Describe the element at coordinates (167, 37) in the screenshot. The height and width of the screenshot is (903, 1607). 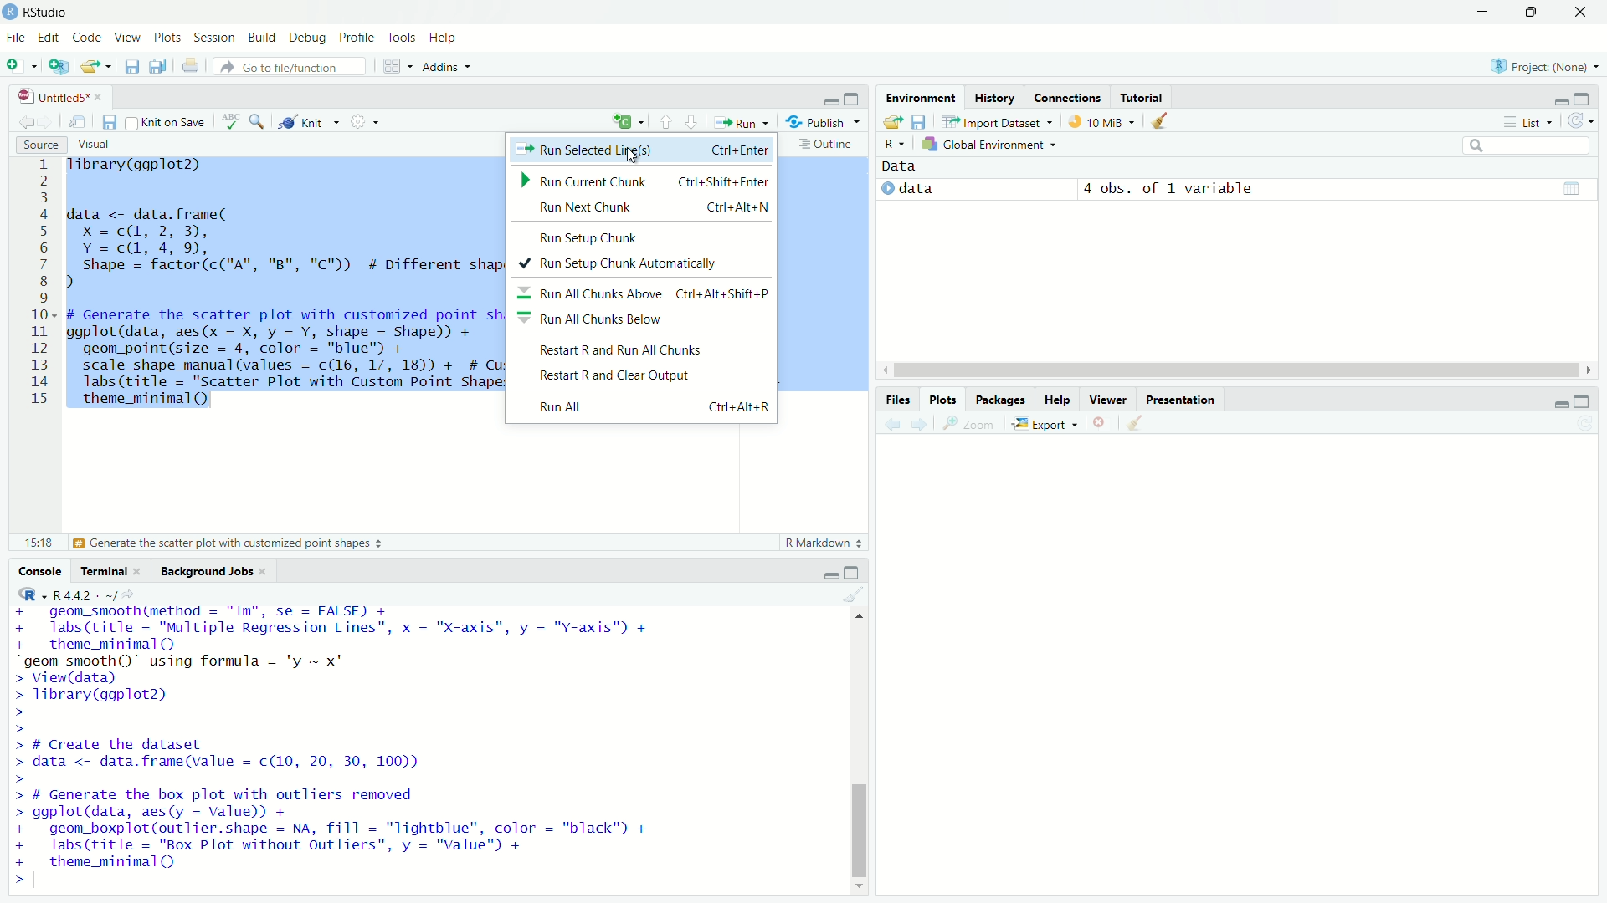
I see `Plots` at that location.